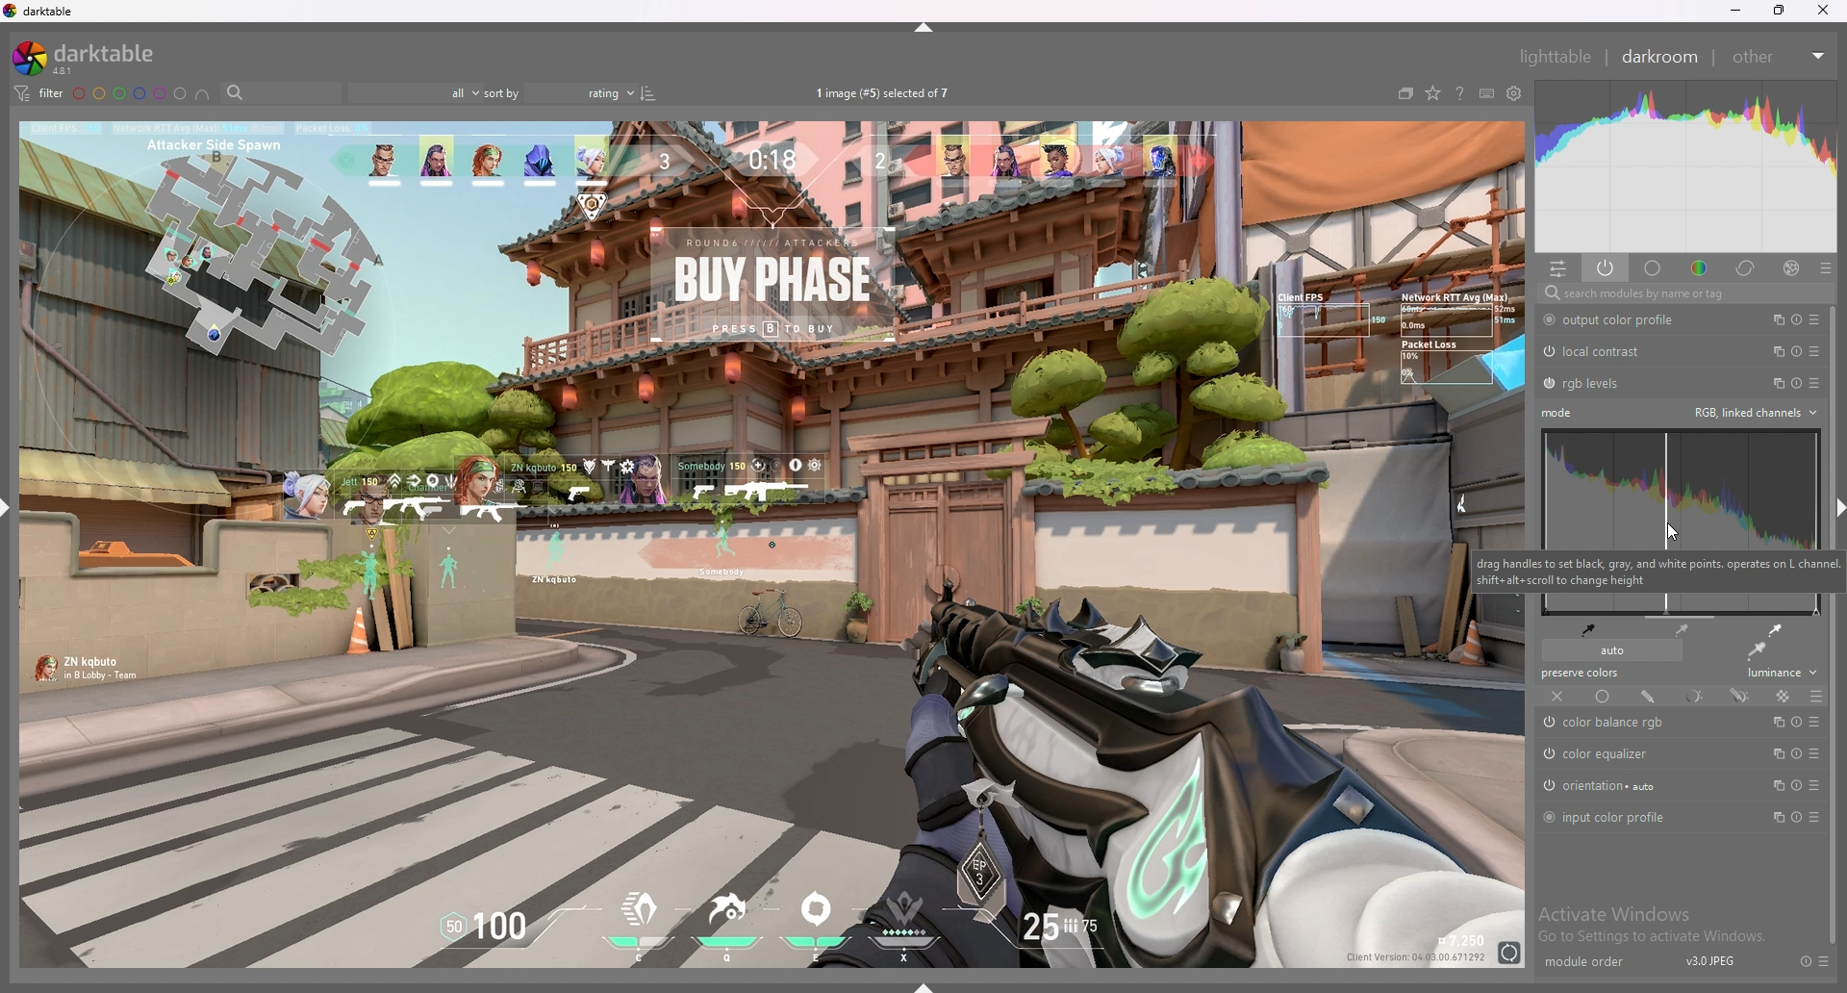 The width and height of the screenshot is (1847, 993). Describe the element at coordinates (1603, 697) in the screenshot. I see `uniformly` at that location.